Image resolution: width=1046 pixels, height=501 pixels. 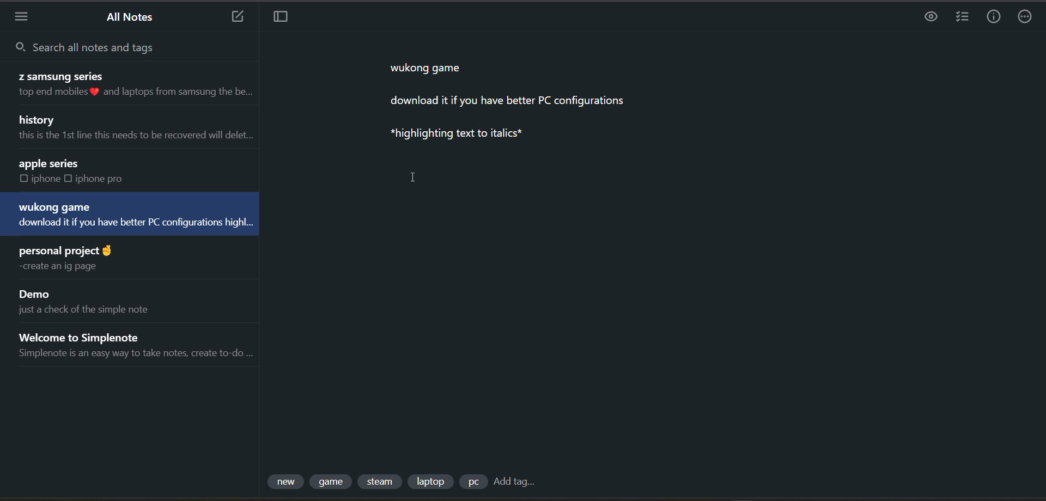 I want to click on preview, so click(x=927, y=18).